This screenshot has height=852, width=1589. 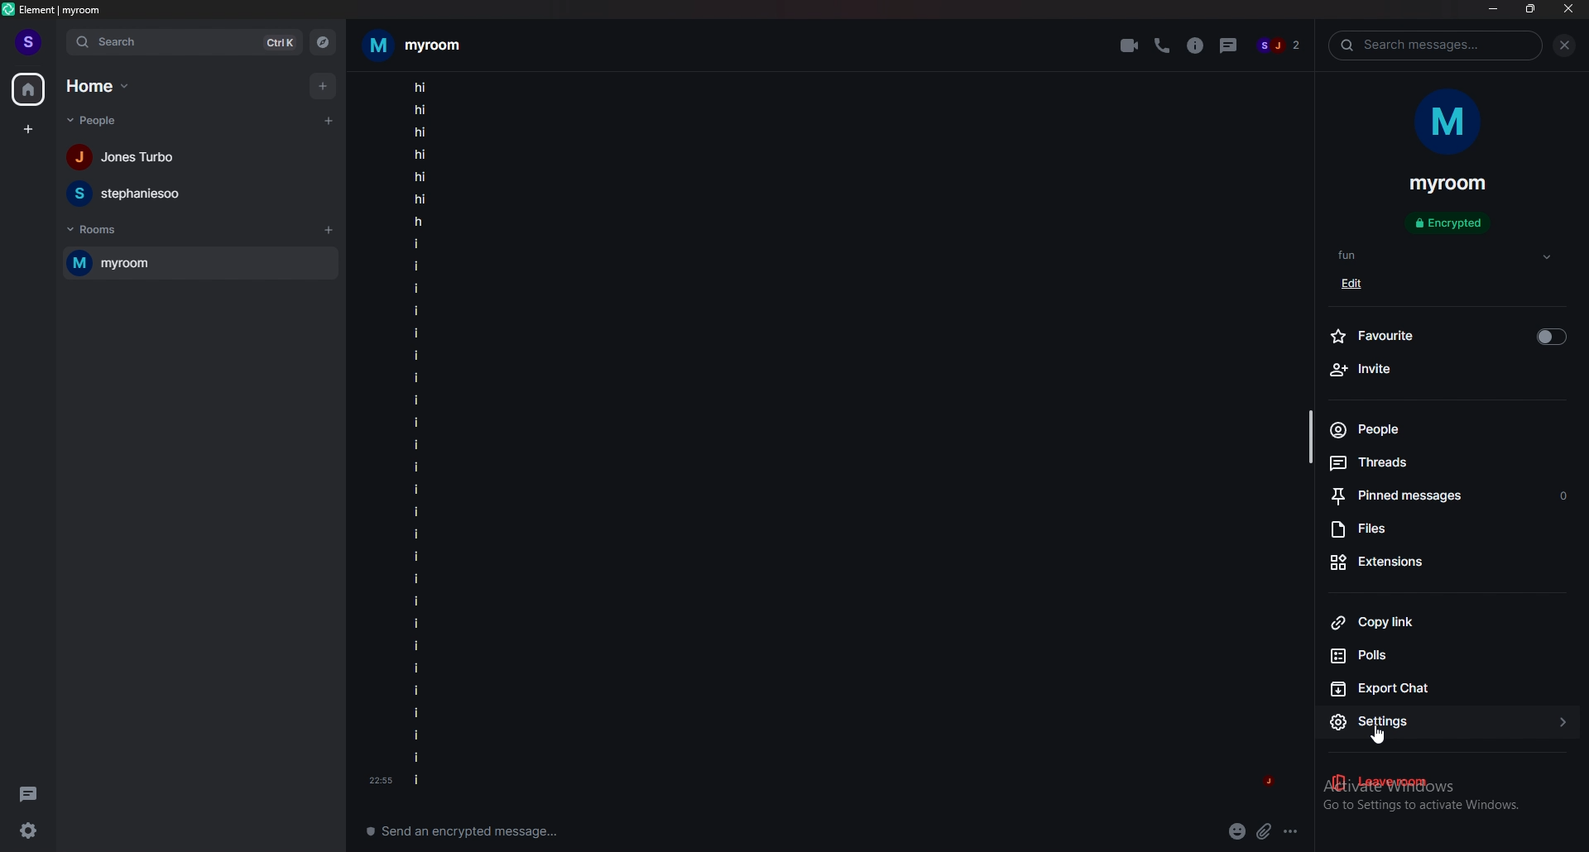 What do you see at coordinates (1310, 438) in the screenshot?
I see `resize bar` at bounding box center [1310, 438].